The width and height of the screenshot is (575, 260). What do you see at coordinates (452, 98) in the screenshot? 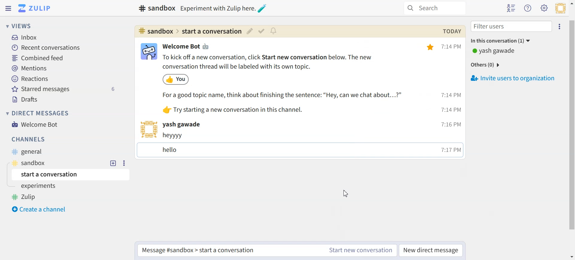
I see `Time` at bounding box center [452, 98].